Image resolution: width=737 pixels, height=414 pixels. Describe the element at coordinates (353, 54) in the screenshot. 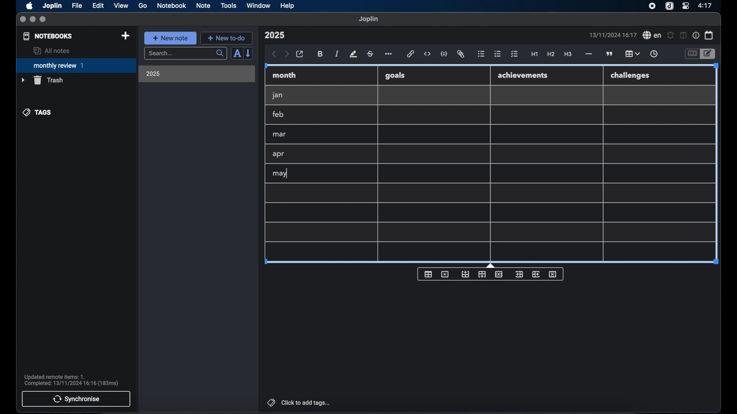

I see `highlight` at that location.